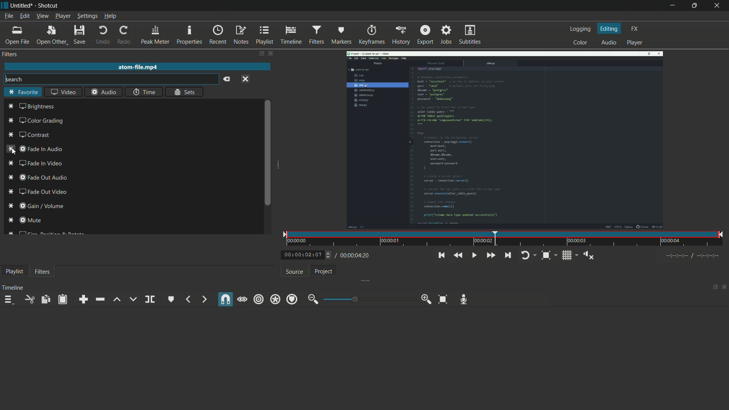  What do you see at coordinates (150, 300) in the screenshot?
I see `split at playhead` at bounding box center [150, 300].